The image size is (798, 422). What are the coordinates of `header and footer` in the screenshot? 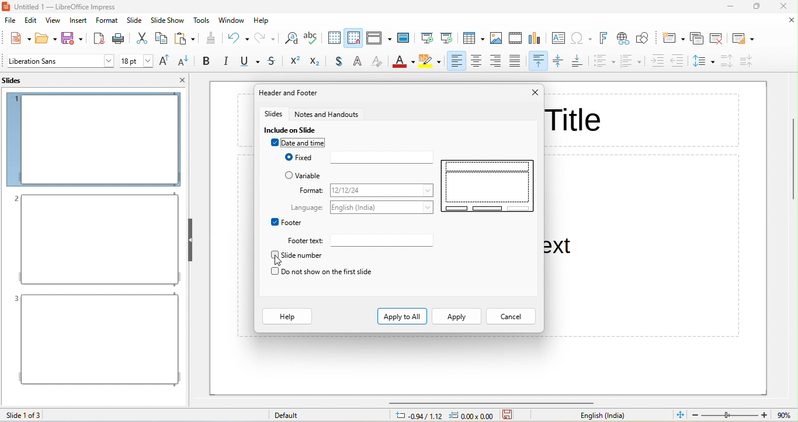 It's located at (297, 94).